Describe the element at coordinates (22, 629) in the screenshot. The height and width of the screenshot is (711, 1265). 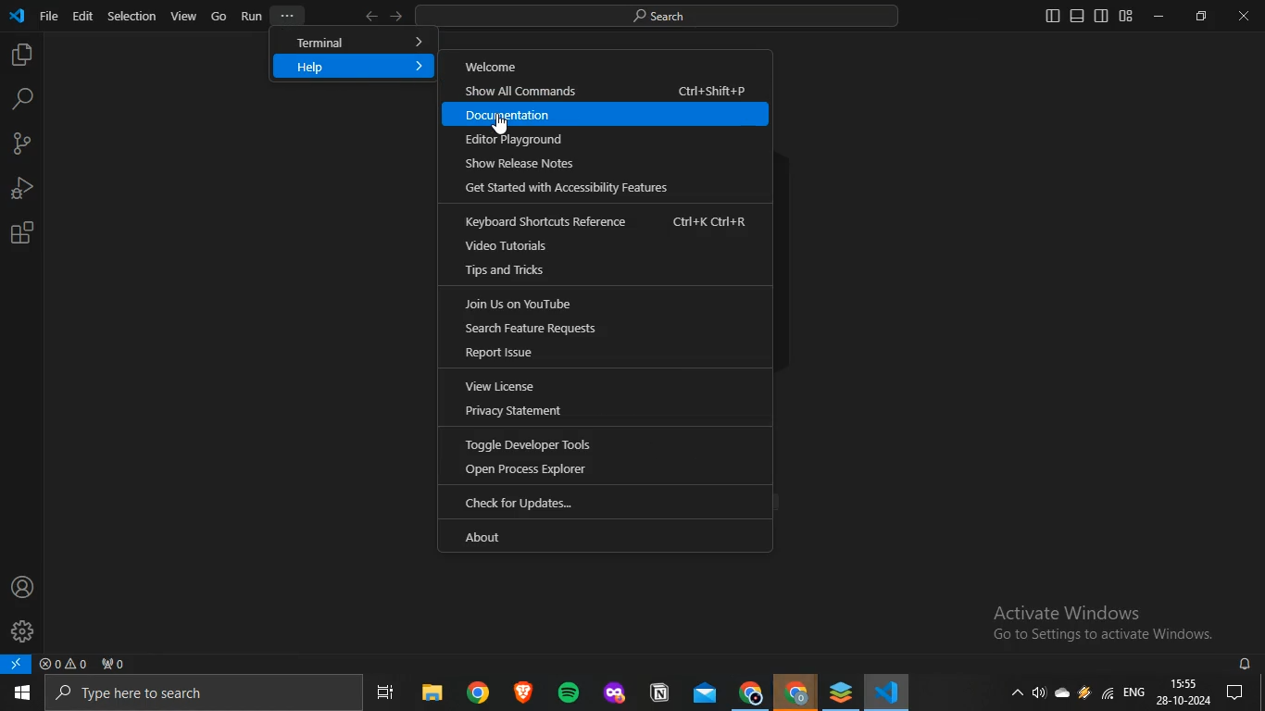
I see `manage` at that location.